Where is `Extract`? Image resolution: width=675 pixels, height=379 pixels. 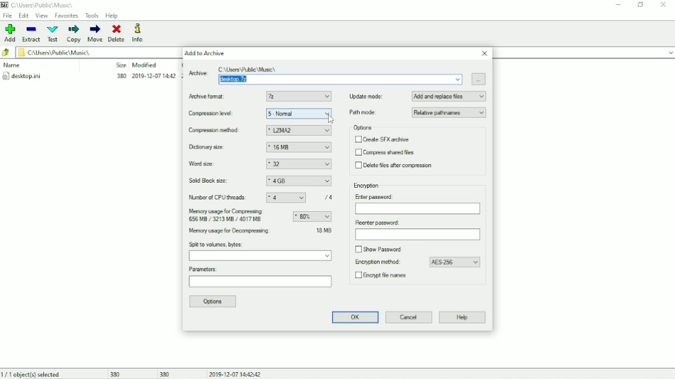 Extract is located at coordinates (31, 33).